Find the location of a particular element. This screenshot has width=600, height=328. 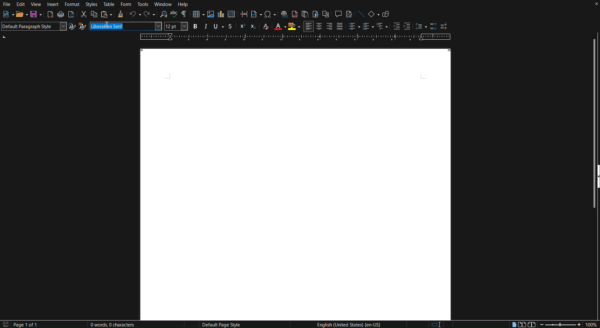

Default Paragraph Style is located at coordinates (32, 26).